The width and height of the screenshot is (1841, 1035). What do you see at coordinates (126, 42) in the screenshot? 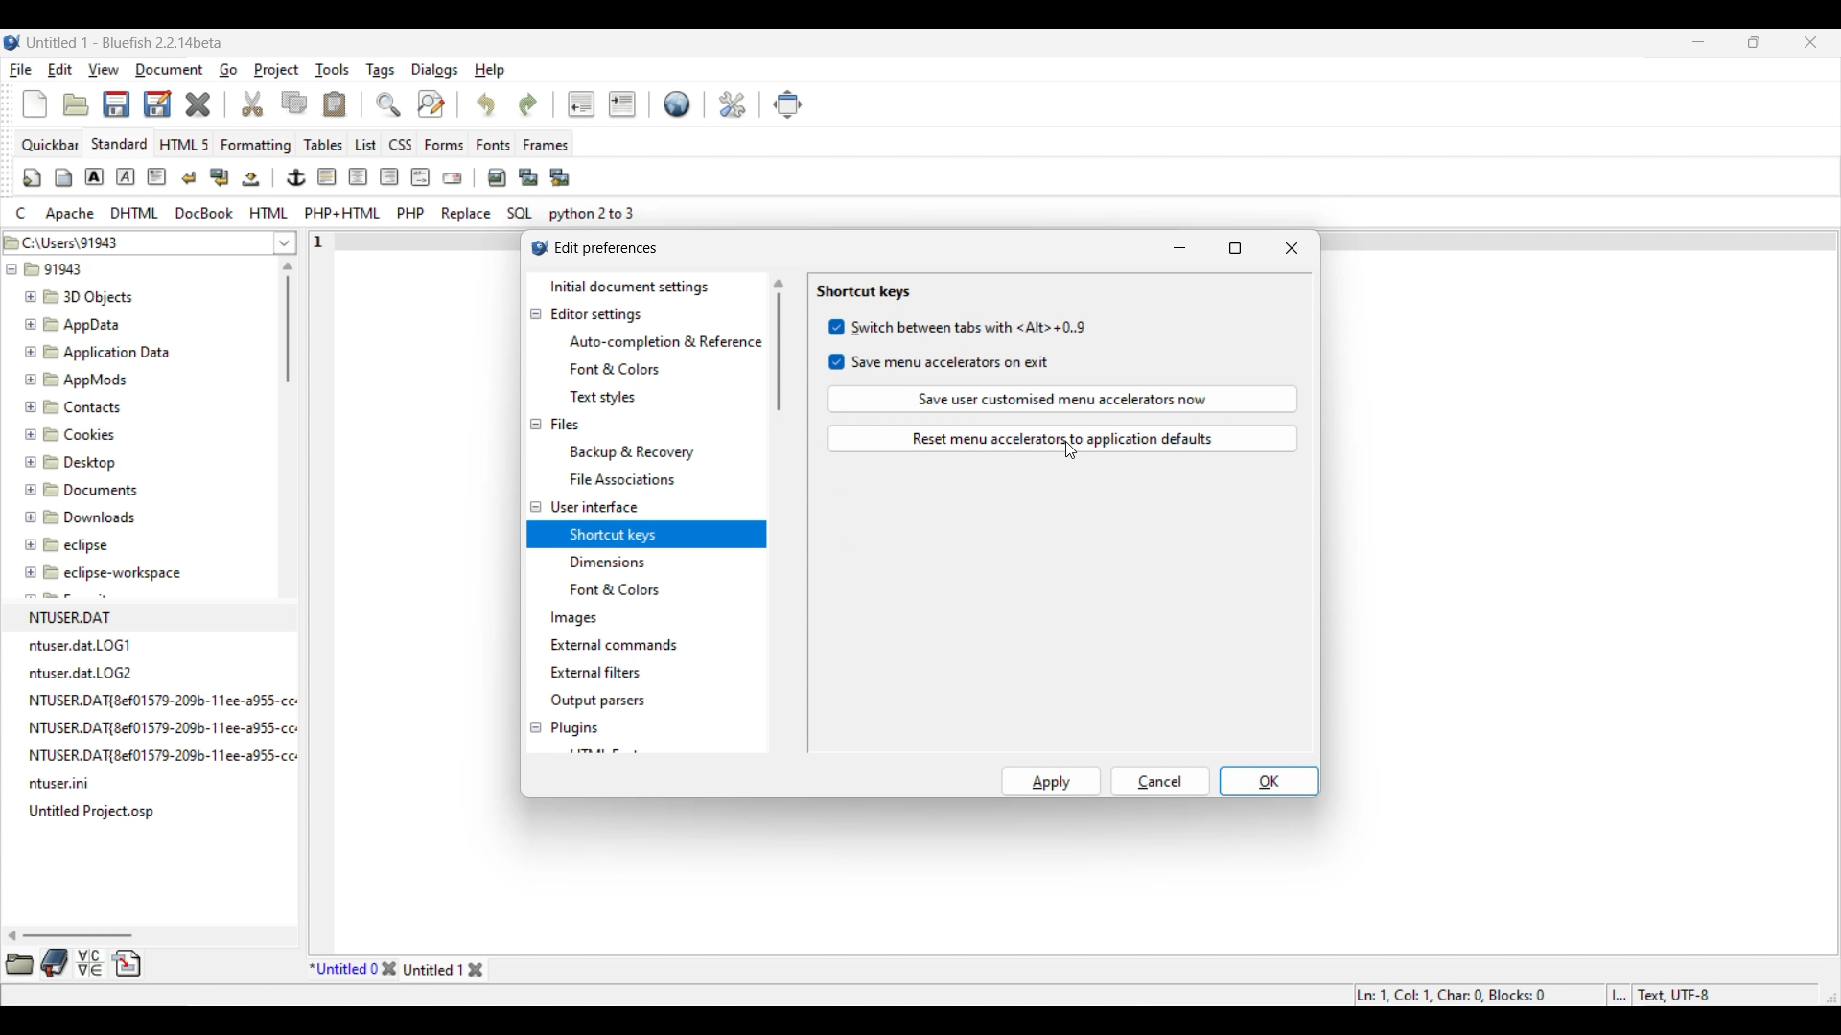
I see `Project name, software name and version` at bounding box center [126, 42].